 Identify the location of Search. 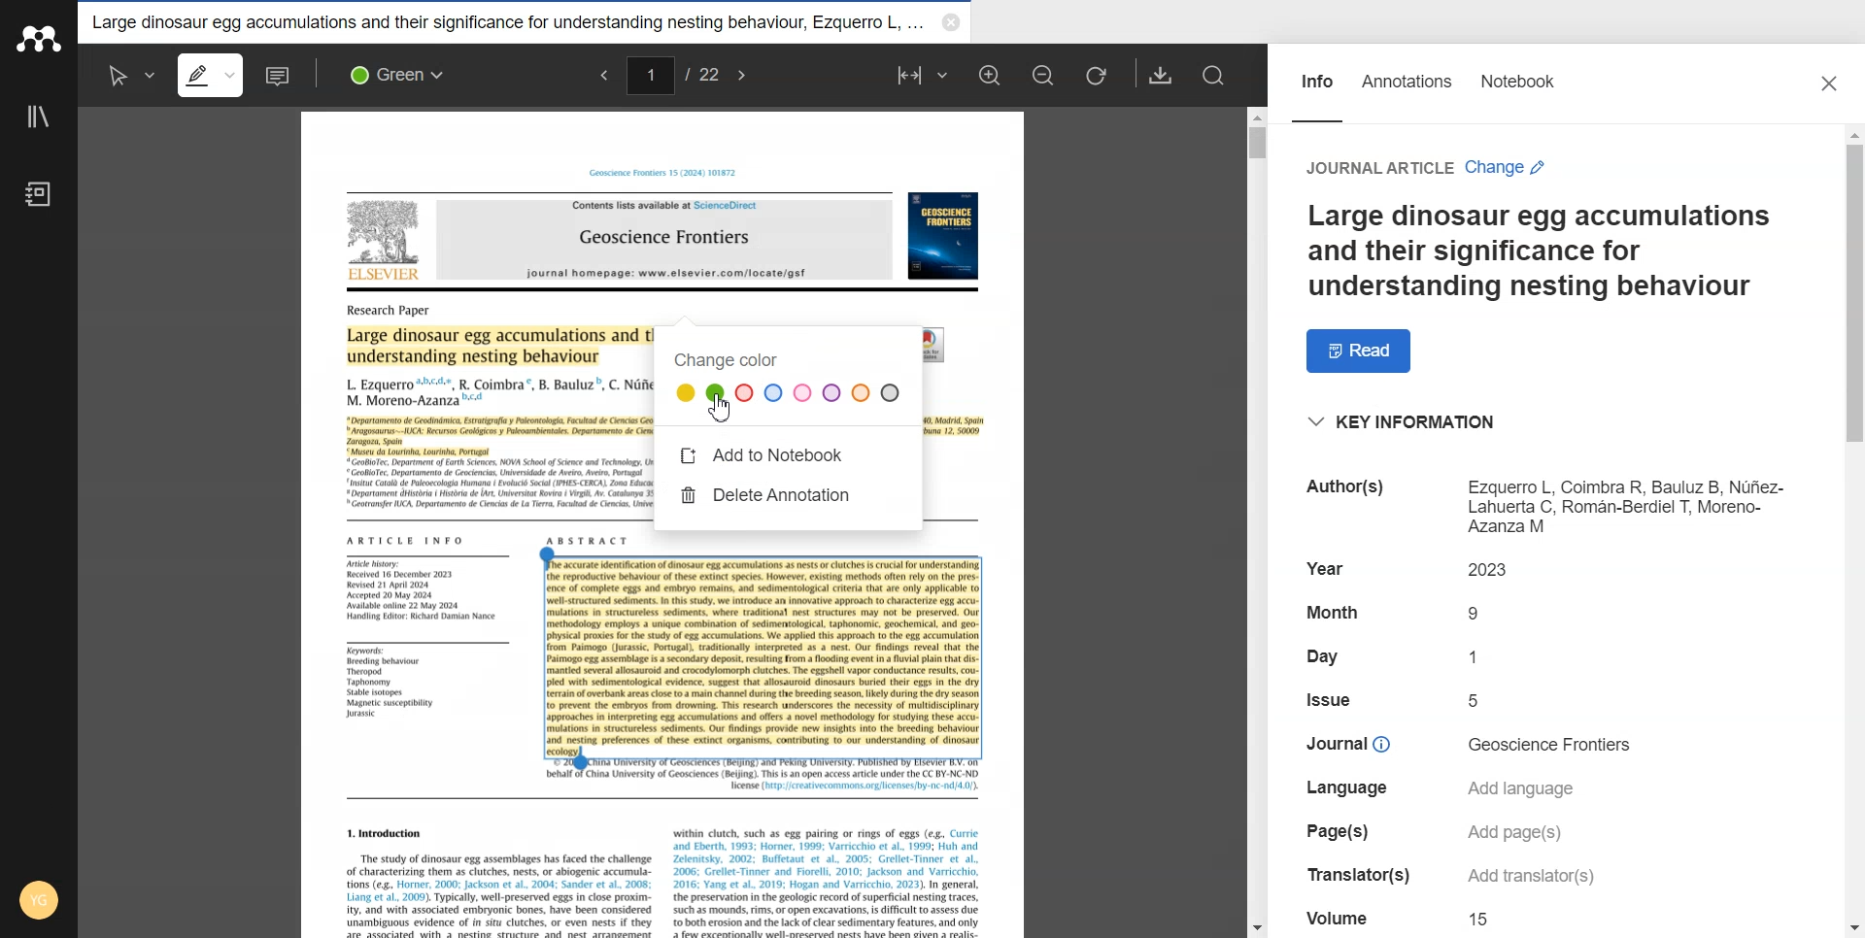
(1217, 77).